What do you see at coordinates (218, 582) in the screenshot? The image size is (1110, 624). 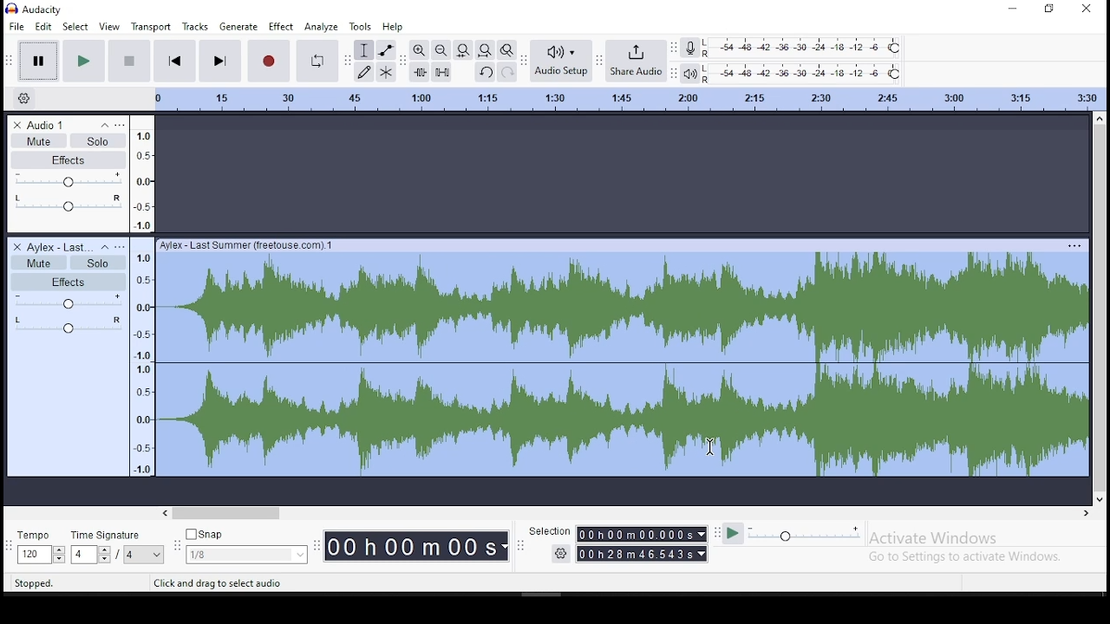 I see `Click and drag to select audio` at bounding box center [218, 582].